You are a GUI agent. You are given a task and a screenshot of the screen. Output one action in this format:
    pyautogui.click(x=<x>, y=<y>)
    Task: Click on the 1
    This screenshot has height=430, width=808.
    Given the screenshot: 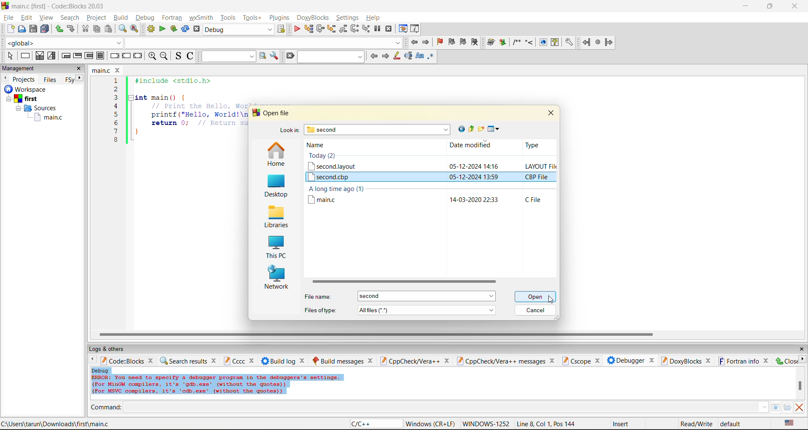 What is the action you would take?
    pyautogui.click(x=117, y=81)
    